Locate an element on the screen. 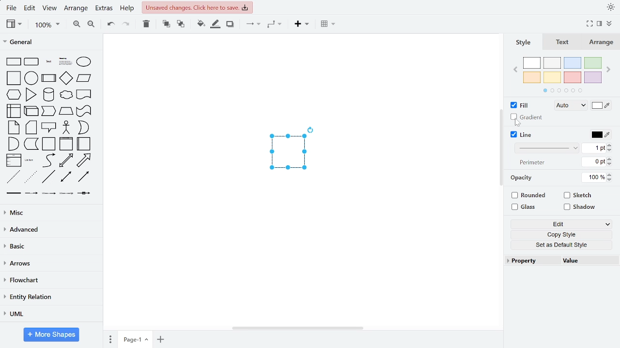 The height and width of the screenshot is (348, 620). to back is located at coordinates (180, 25).